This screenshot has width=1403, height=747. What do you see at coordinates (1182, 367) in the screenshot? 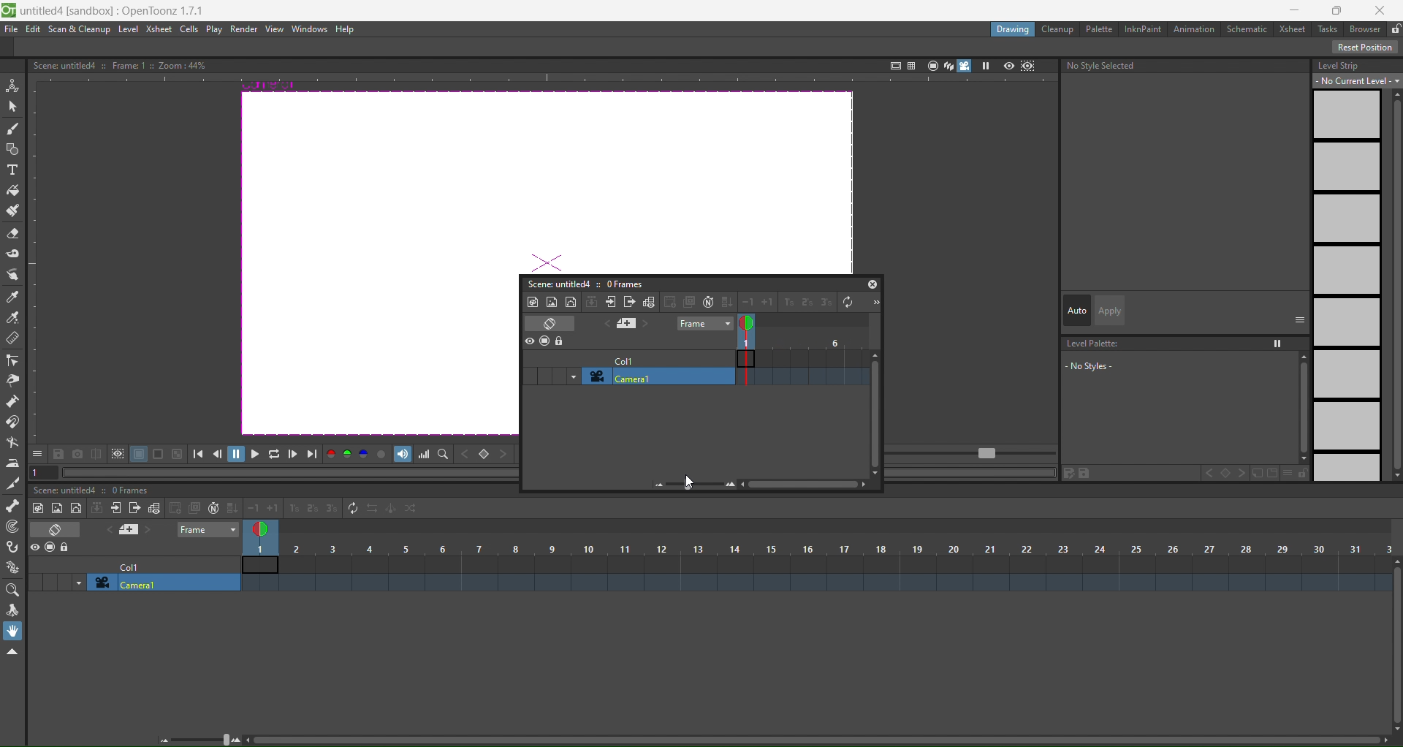
I see `level palette` at bounding box center [1182, 367].